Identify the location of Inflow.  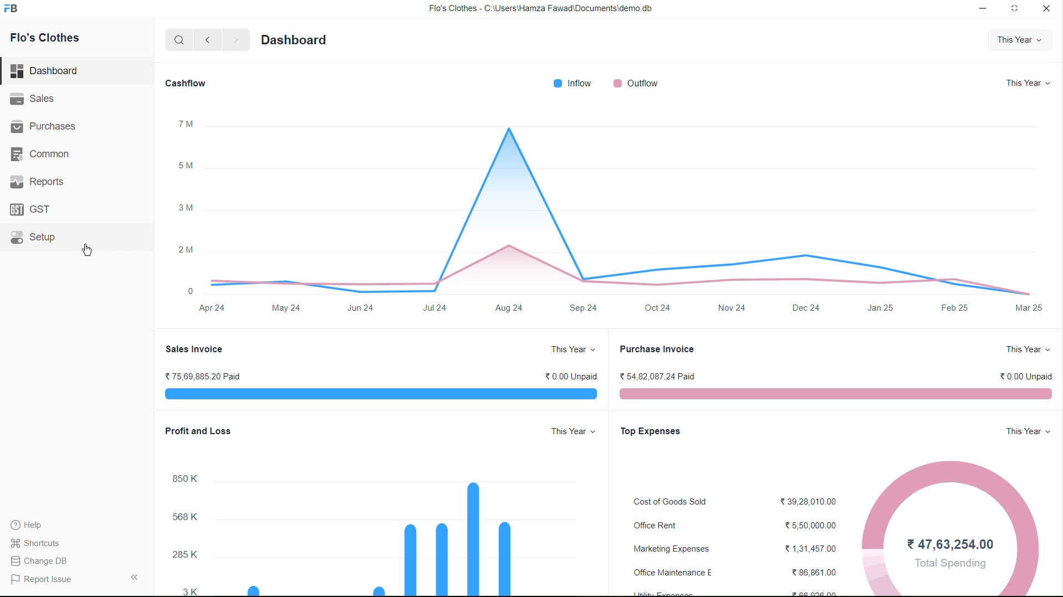
(565, 81).